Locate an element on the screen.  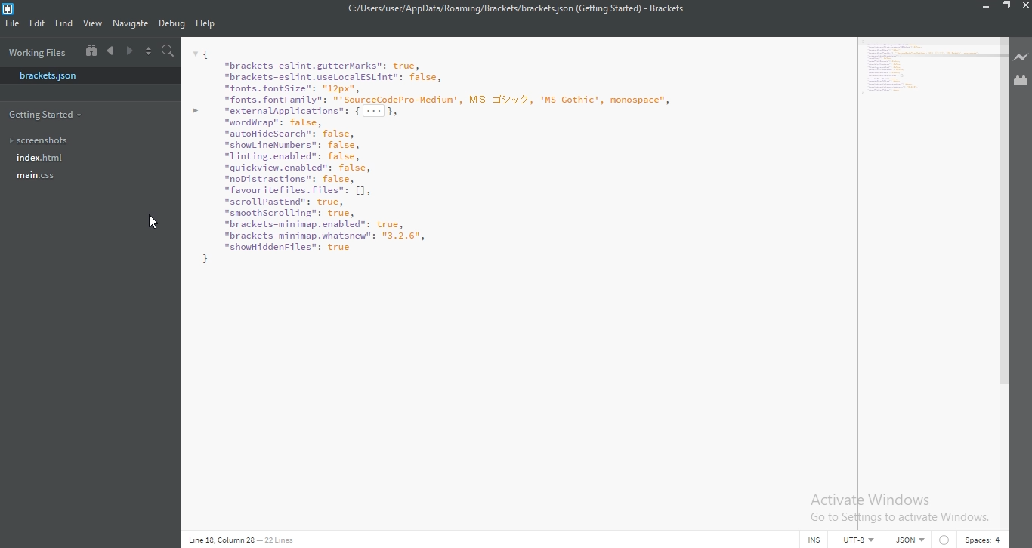
INS is located at coordinates (816, 540).